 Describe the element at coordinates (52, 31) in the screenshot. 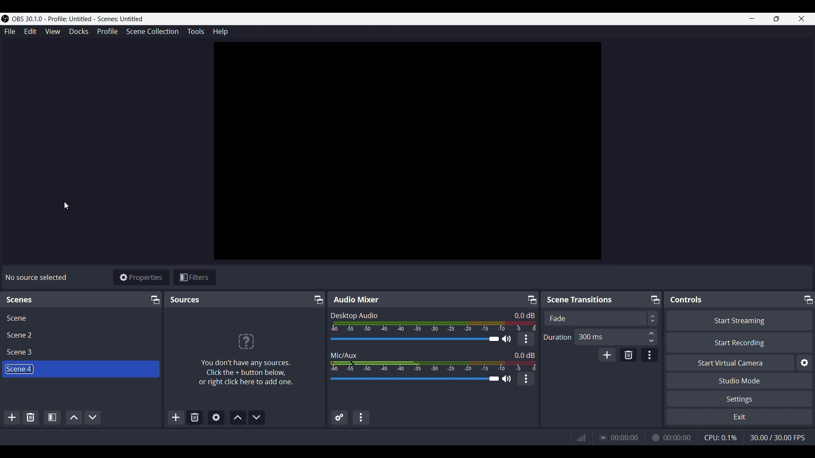

I see `View` at that location.